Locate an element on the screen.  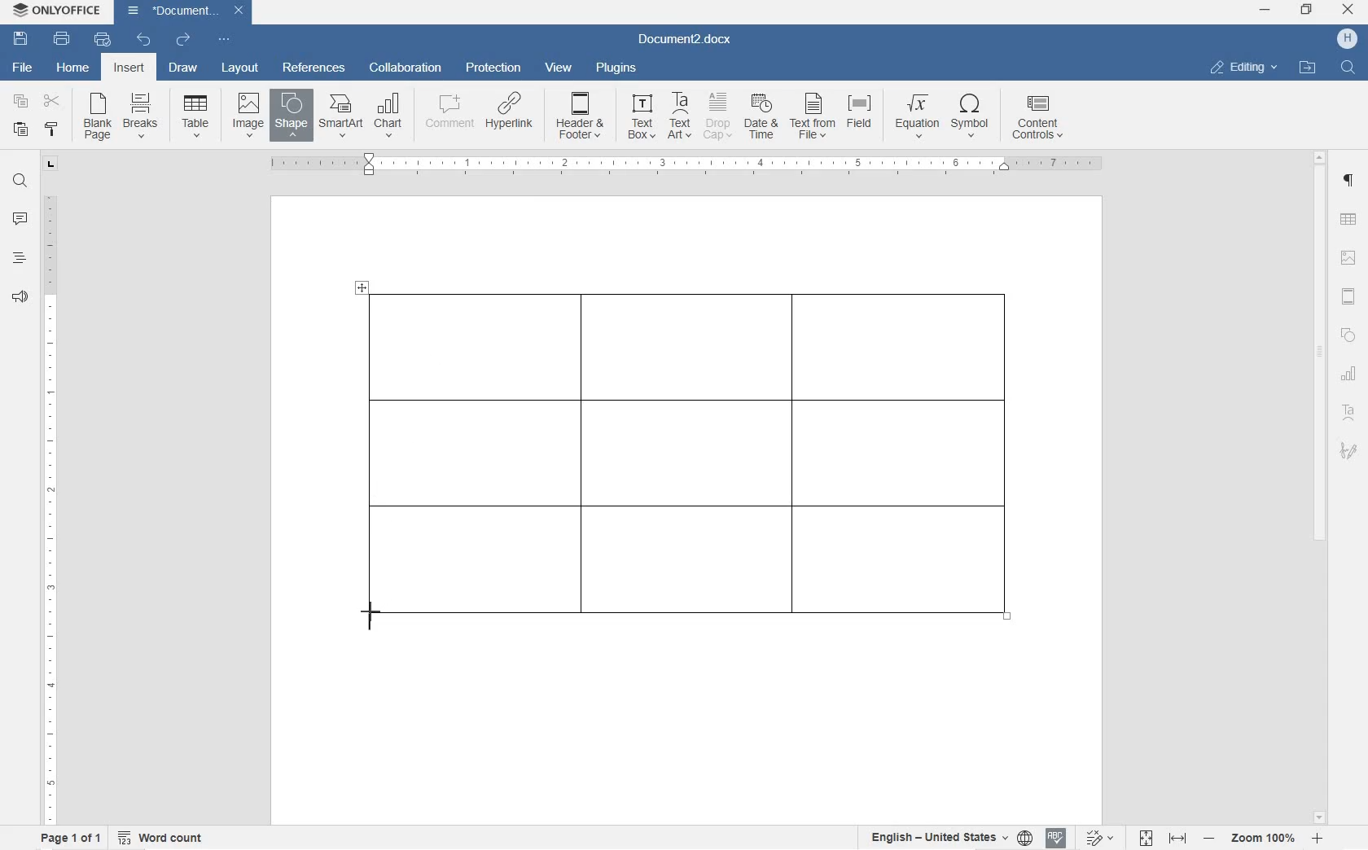
Document3.docx is located at coordinates (690, 41).